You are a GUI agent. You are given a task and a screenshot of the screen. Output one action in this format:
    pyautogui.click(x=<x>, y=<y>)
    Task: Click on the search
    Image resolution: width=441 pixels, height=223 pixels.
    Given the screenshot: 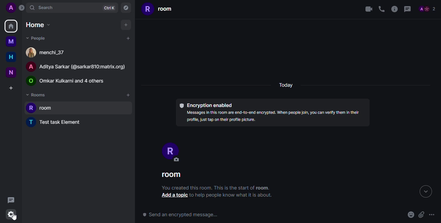 What is the action you would take?
    pyautogui.click(x=44, y=8)
    